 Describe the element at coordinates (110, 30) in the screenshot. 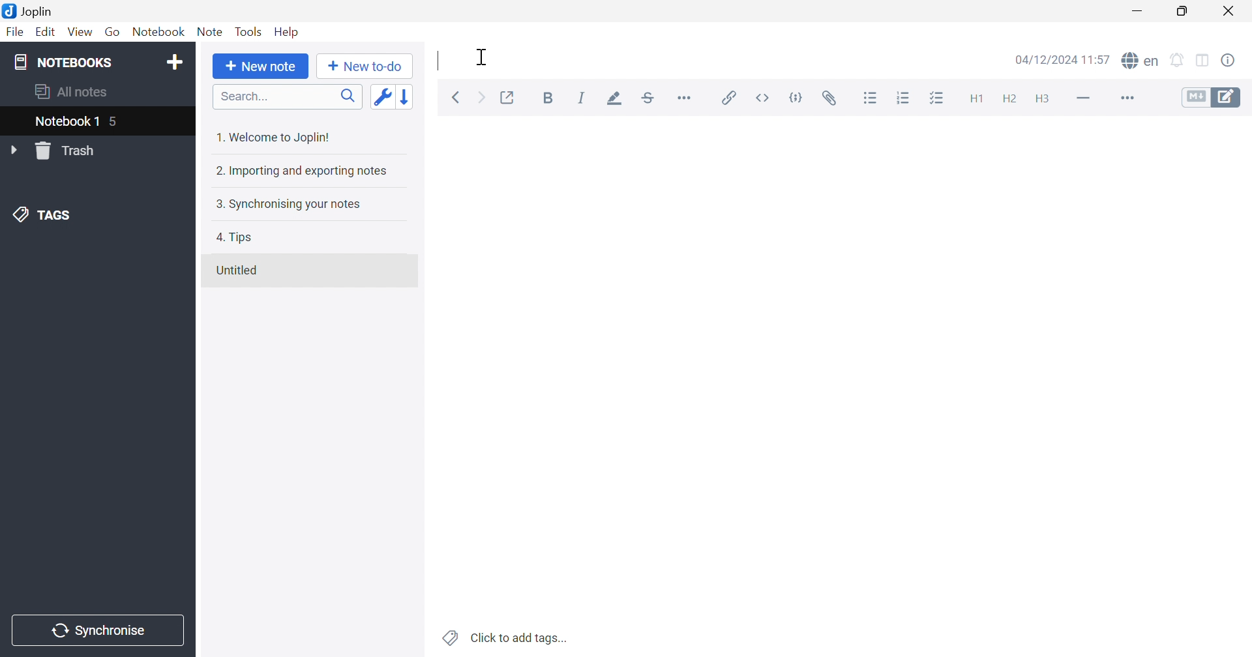

I see `Go` at that location.